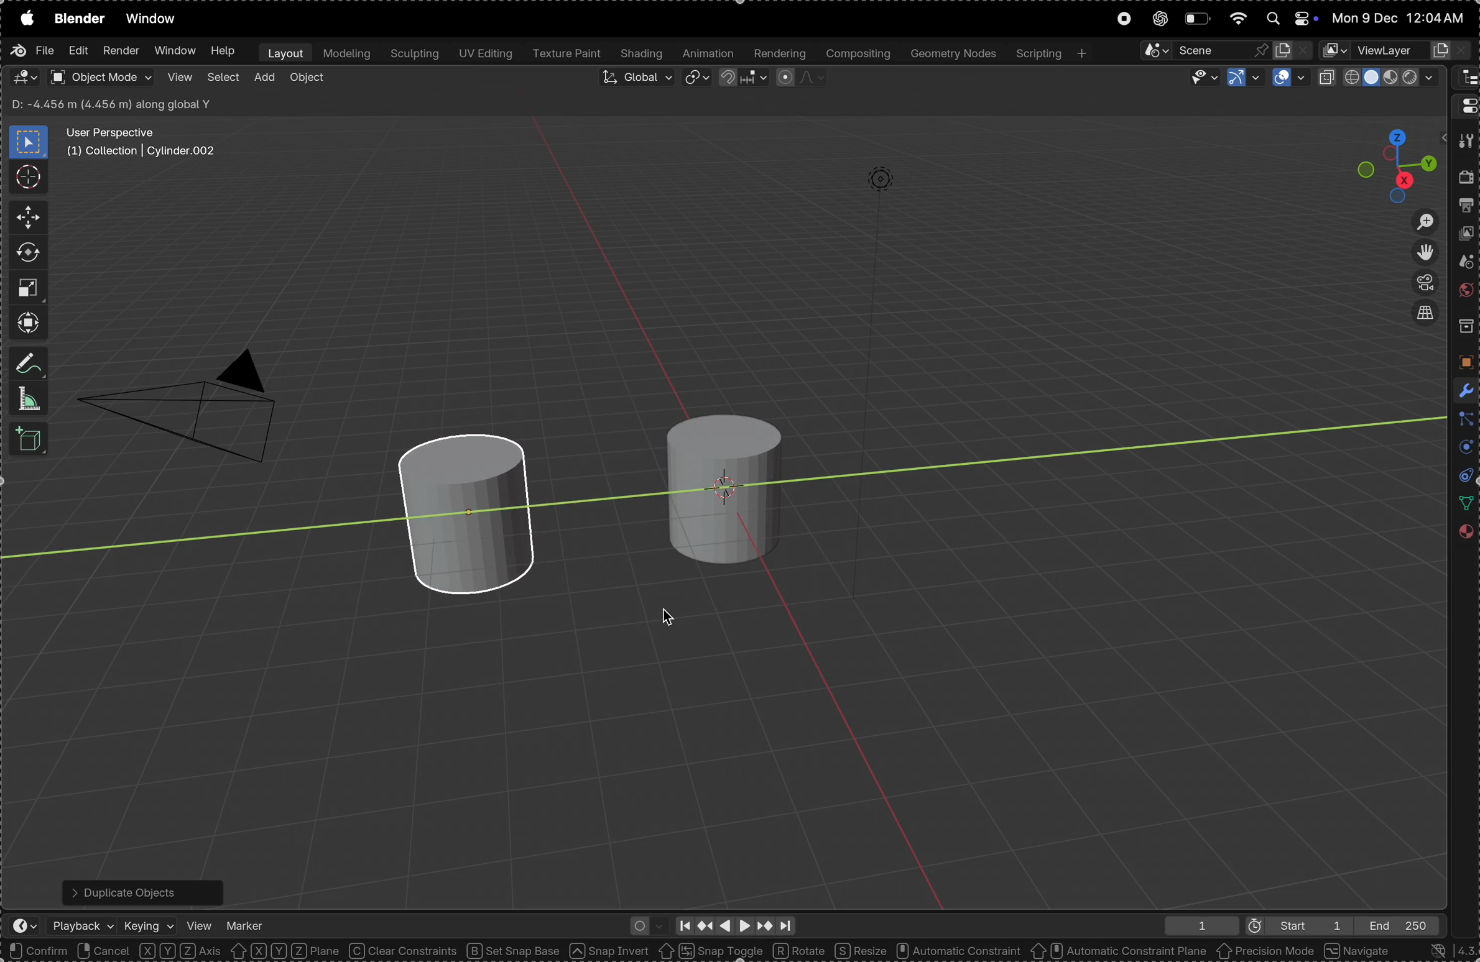  What do you see at coordinates (484, 55) in the screenshot?
I see `uv editing` at bounding box center [484, 55].